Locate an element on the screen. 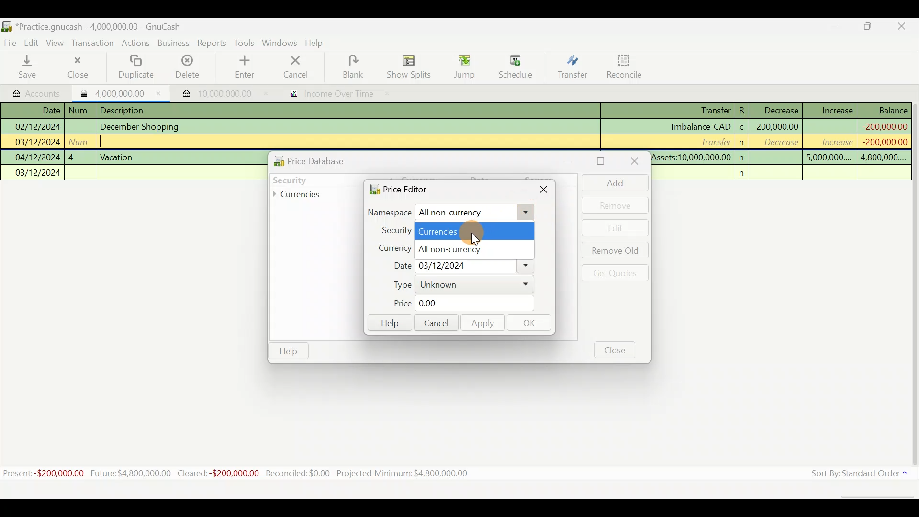  03/12/2024 is located at coordinates (38, 143).